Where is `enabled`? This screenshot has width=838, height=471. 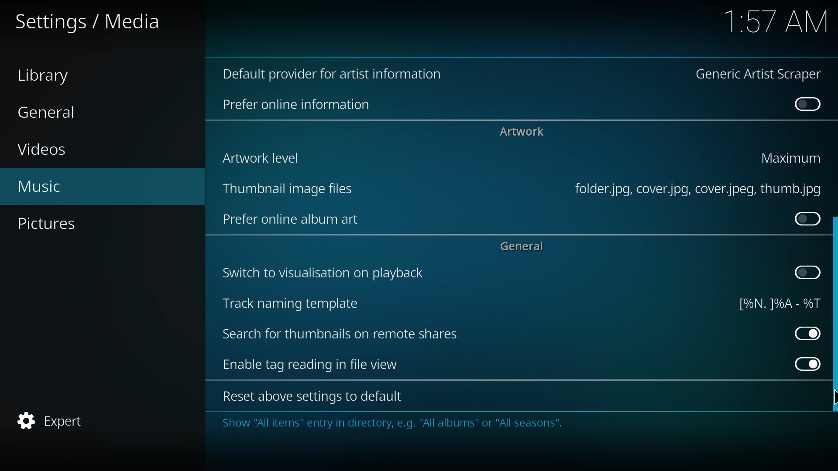
enabled is located at coordinates (805, 363).